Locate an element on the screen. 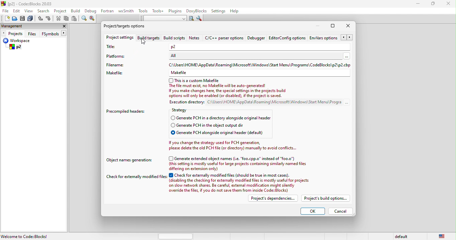 This screenshot has height=240, width=456. help is located at coordinates (234, 12).